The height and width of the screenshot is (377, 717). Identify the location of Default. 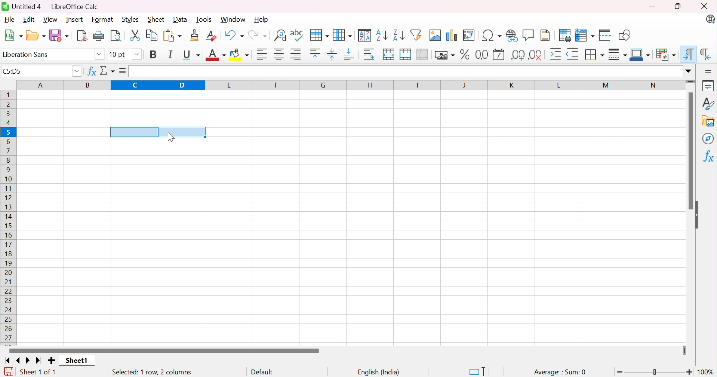
(263, 371).